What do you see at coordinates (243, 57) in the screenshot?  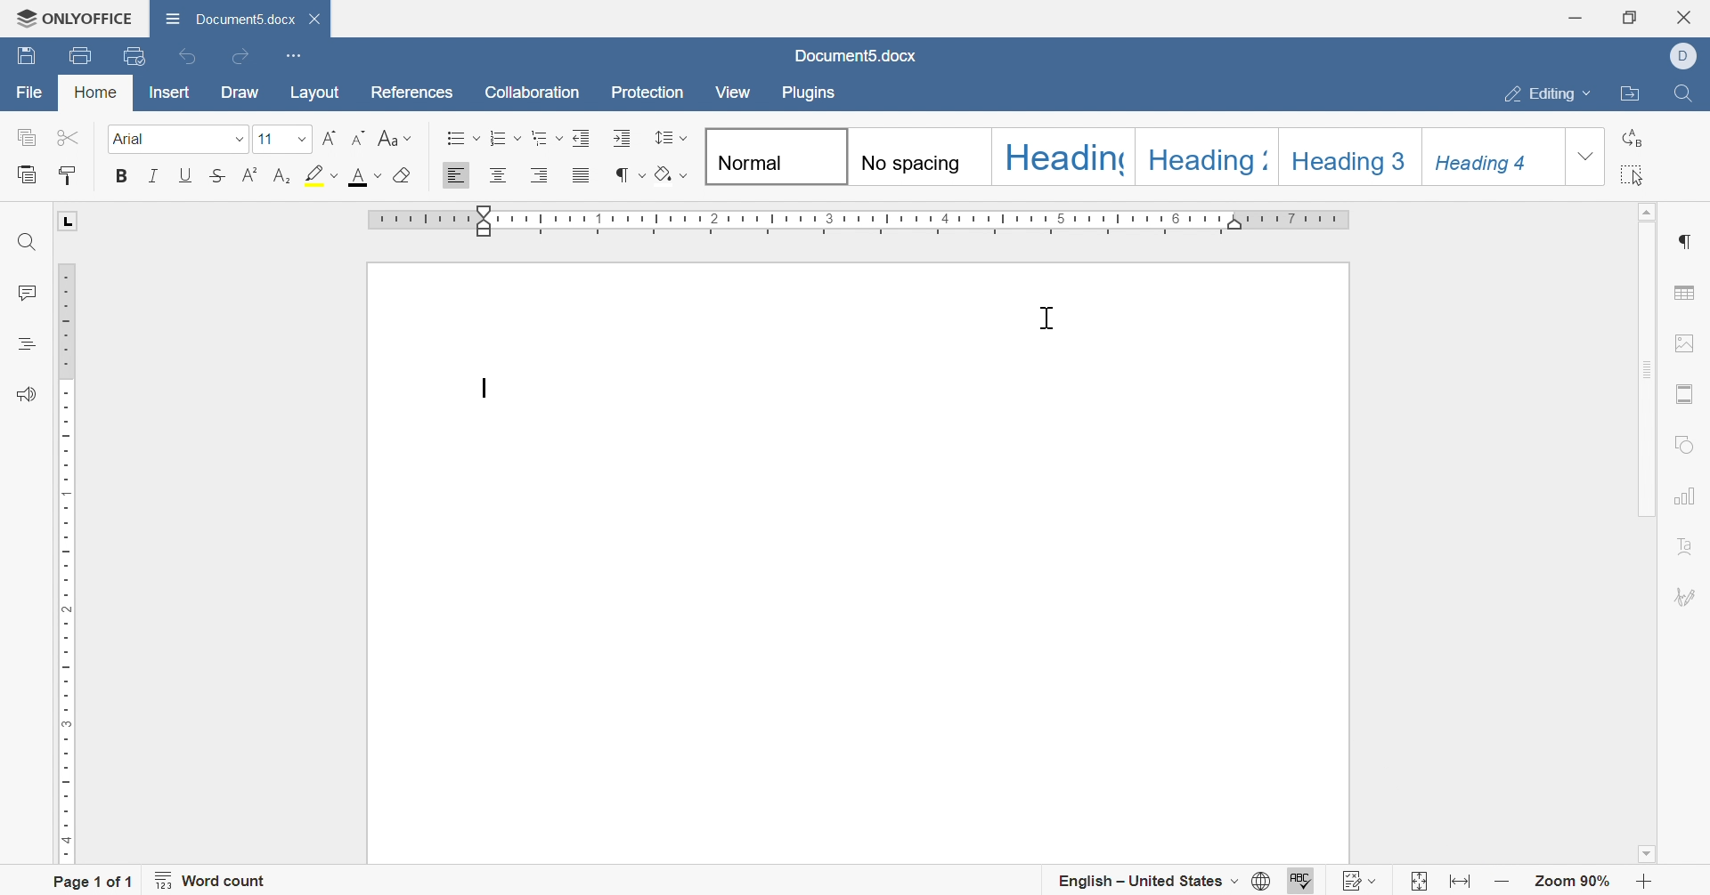 I see `redo` at bounding box center [243, 57].